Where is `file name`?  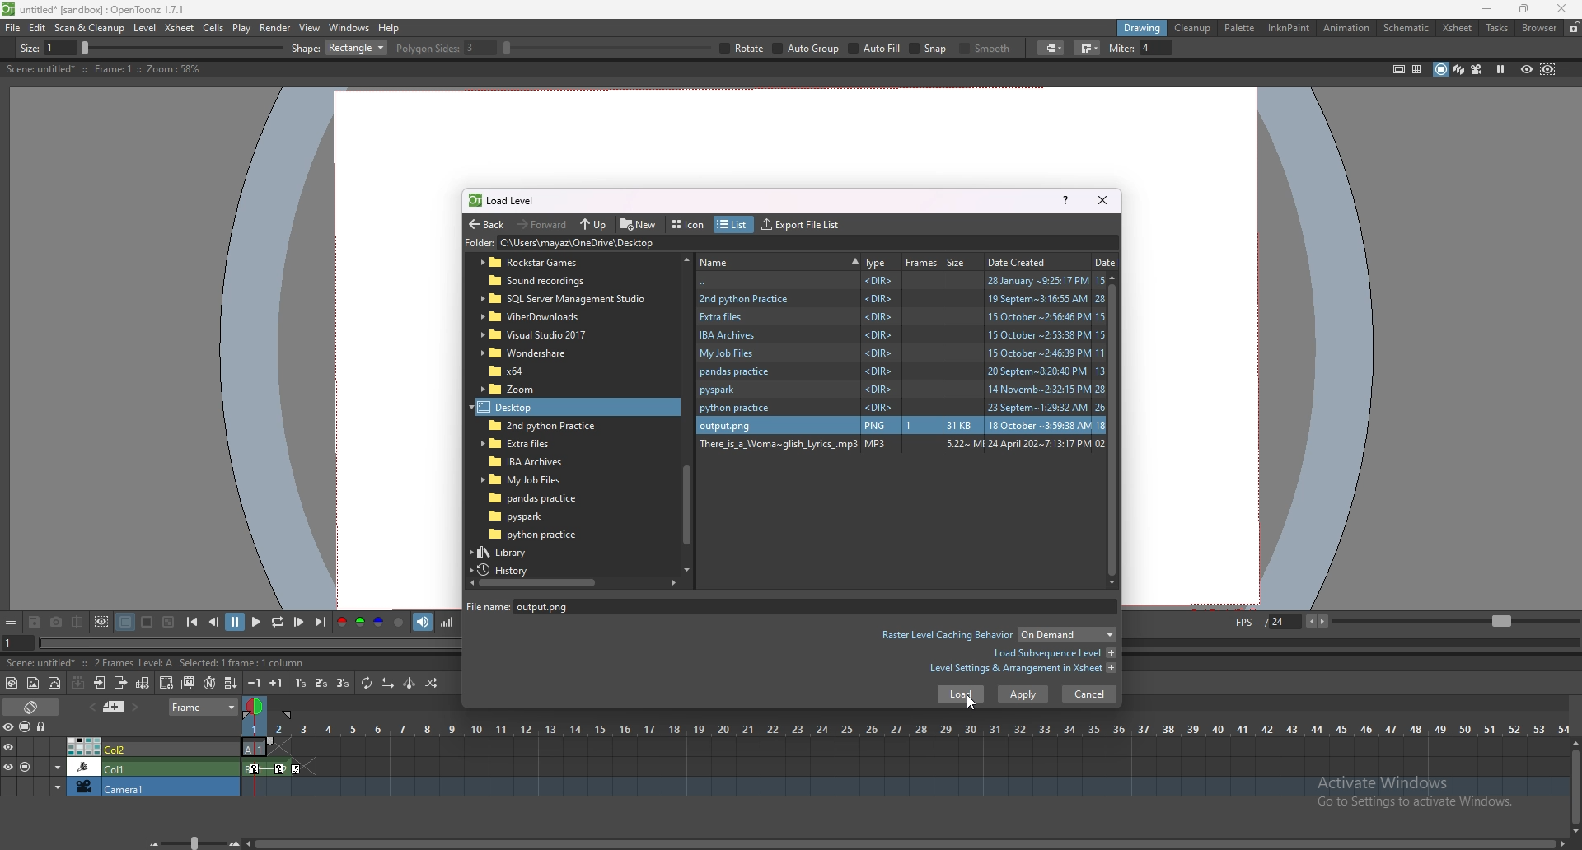 file name is located at coordinates (559, 606).